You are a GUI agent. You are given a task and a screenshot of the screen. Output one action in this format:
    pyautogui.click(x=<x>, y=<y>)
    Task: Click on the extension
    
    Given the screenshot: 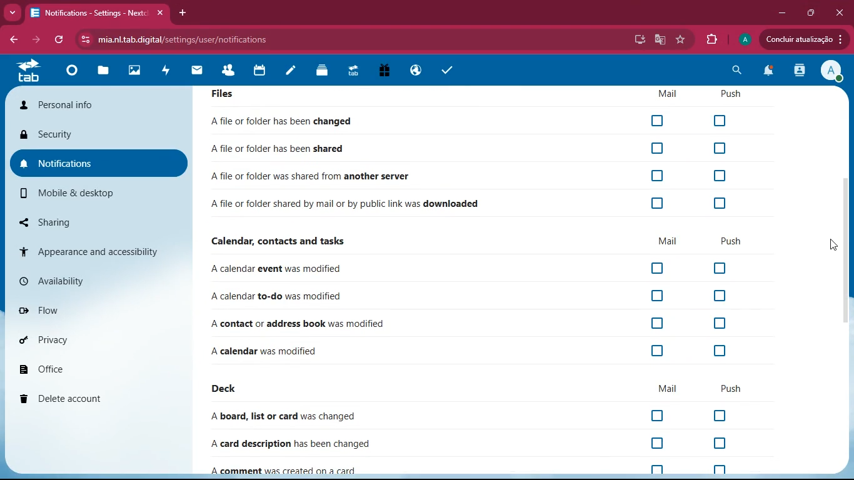 What is the action you would take?
    pyautogui.click(x=711, y=37)
    